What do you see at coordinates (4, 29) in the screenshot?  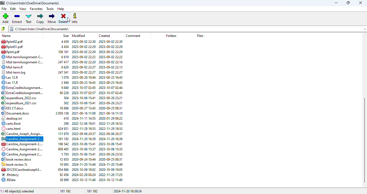 I see `browse files` at bounding box center [4, 29].